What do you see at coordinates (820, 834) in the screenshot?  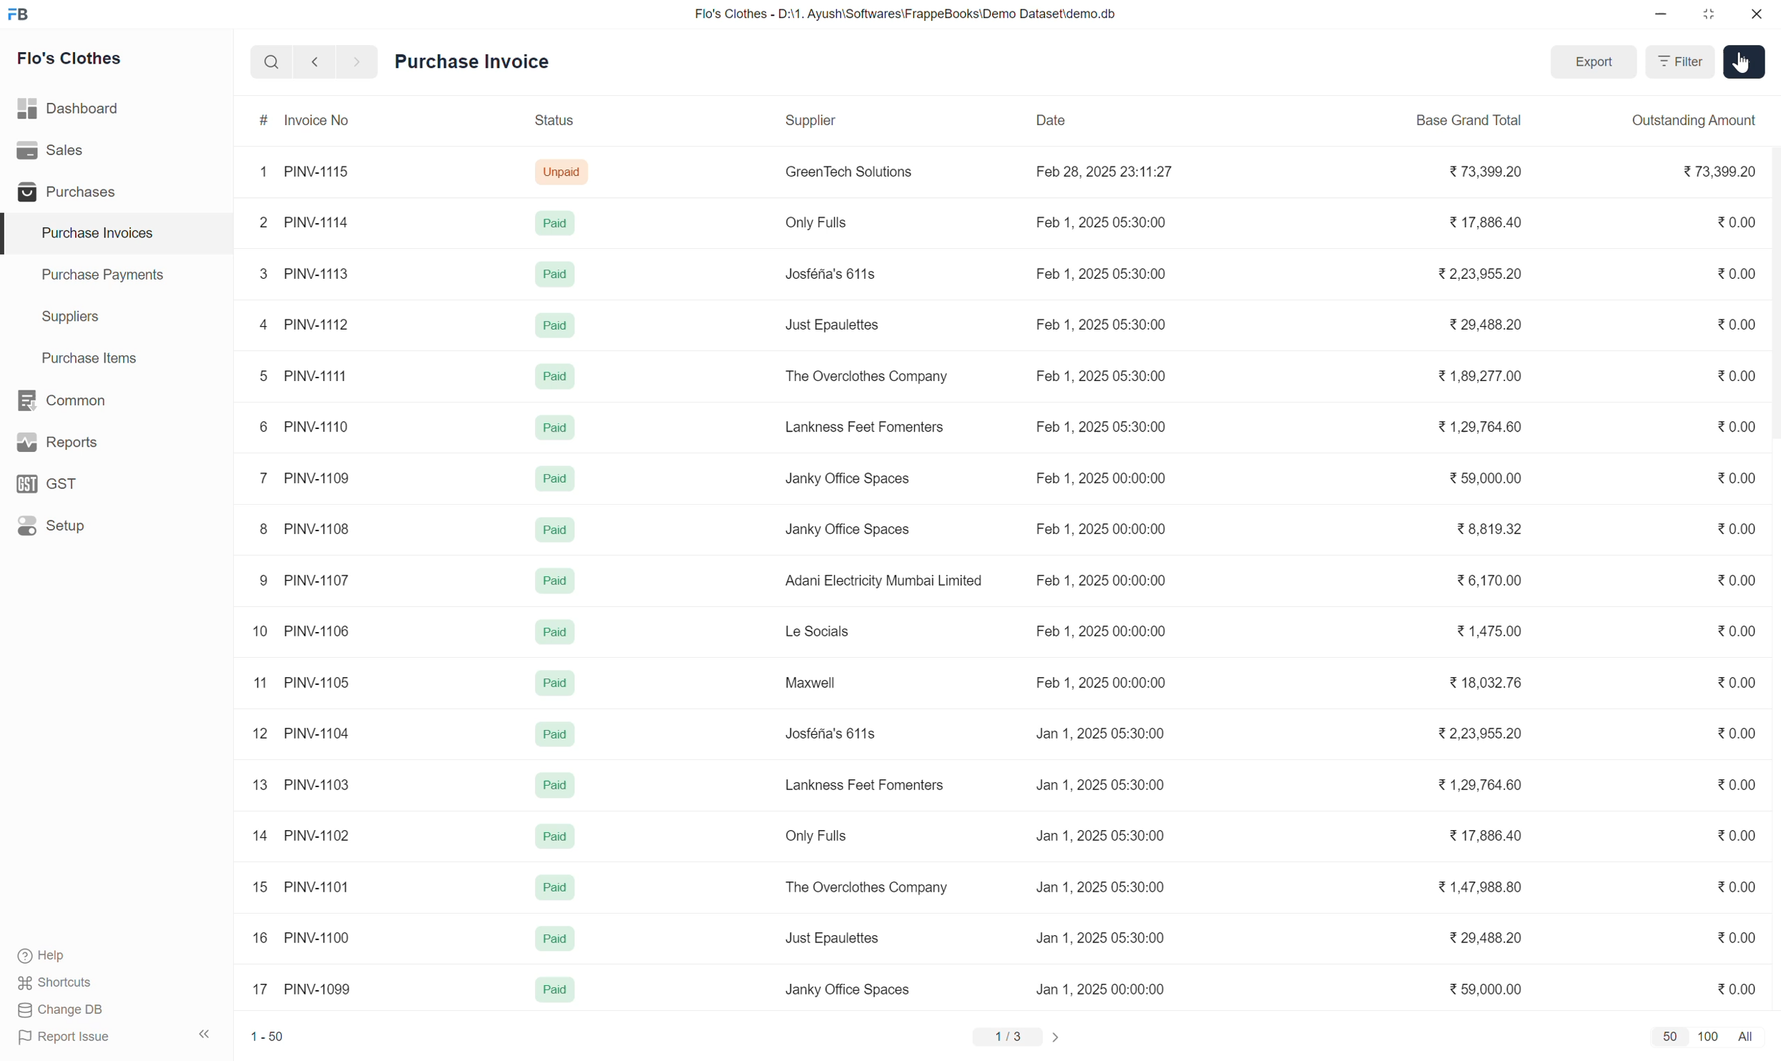 I see `Only Fulls` at bounding box center [820, 834].